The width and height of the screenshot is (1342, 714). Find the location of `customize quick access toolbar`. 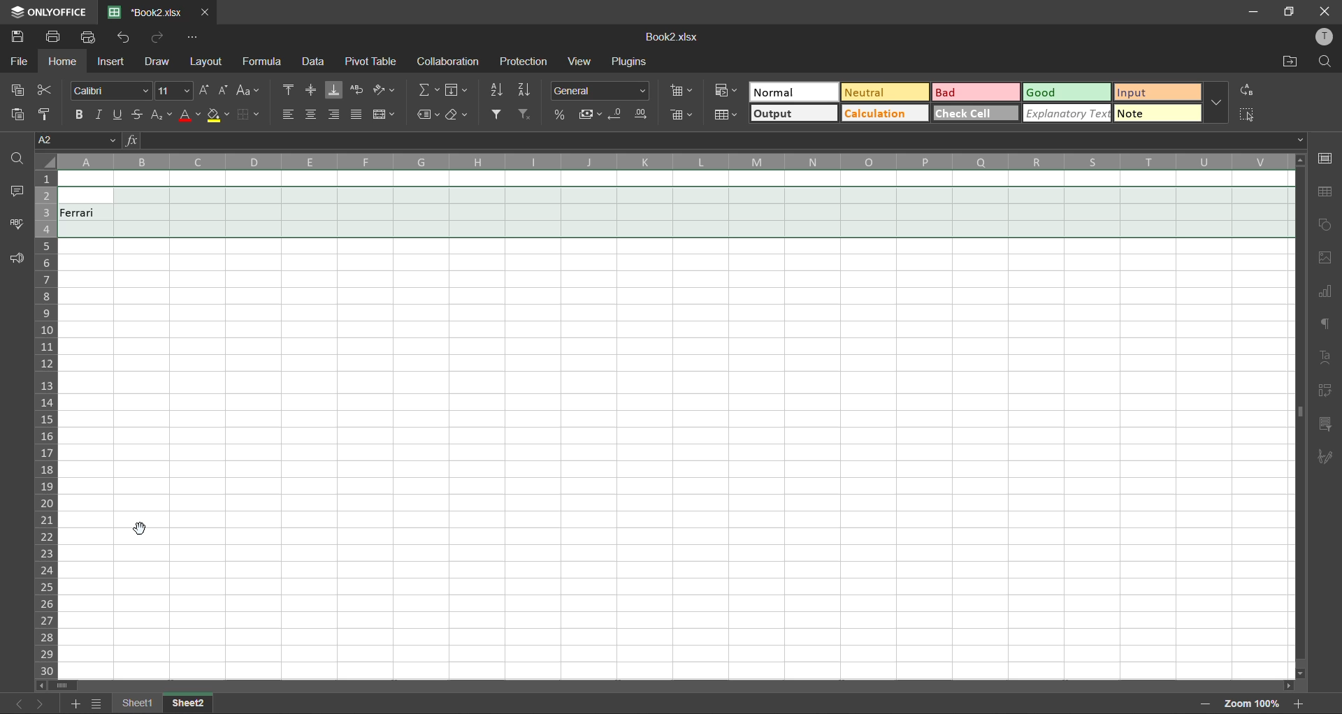

customize quick access toolbar is located at coordinates (193, 37).